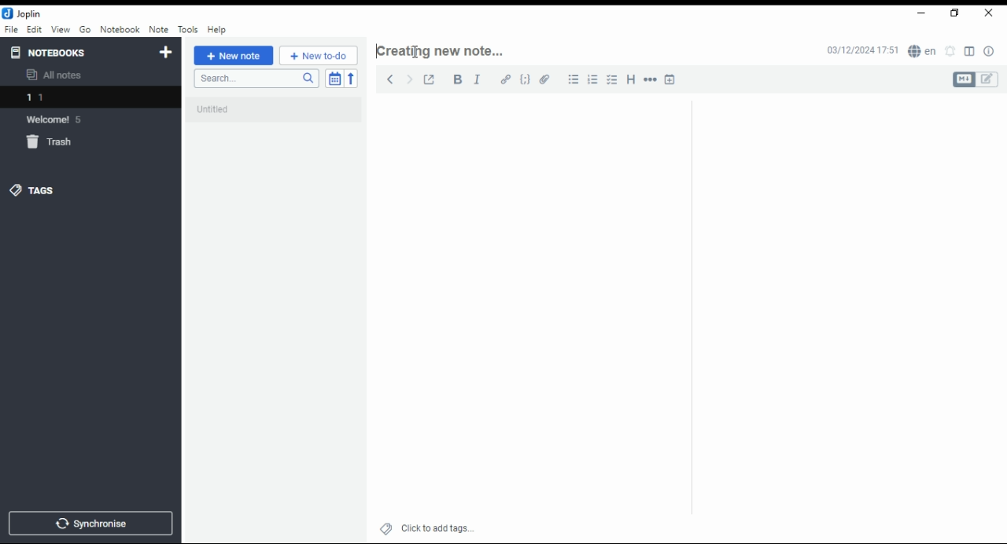 Image resolution: width=1007 pixels, height=544 pixels. I want to click on notebooks, so click(52, 52).